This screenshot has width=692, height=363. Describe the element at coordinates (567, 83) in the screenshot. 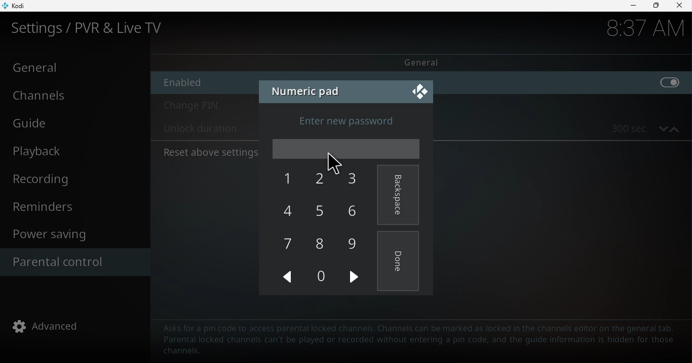

I see `enable` at that location.